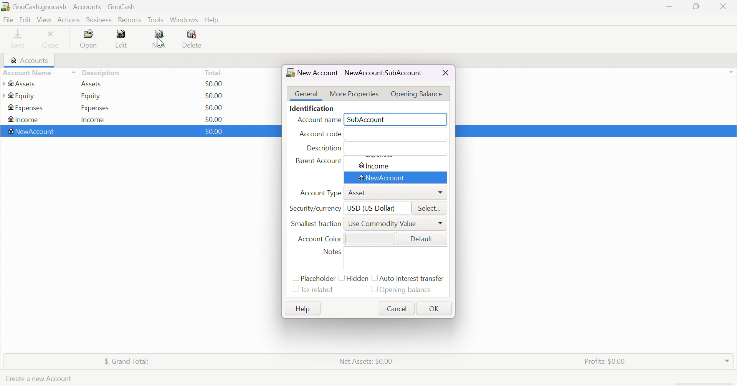 The width and height of the screenshot is (737, 386). What do you see at coordinates (94, 120) in the screenshot?
I see `Income` at bounding box center [94, 120].